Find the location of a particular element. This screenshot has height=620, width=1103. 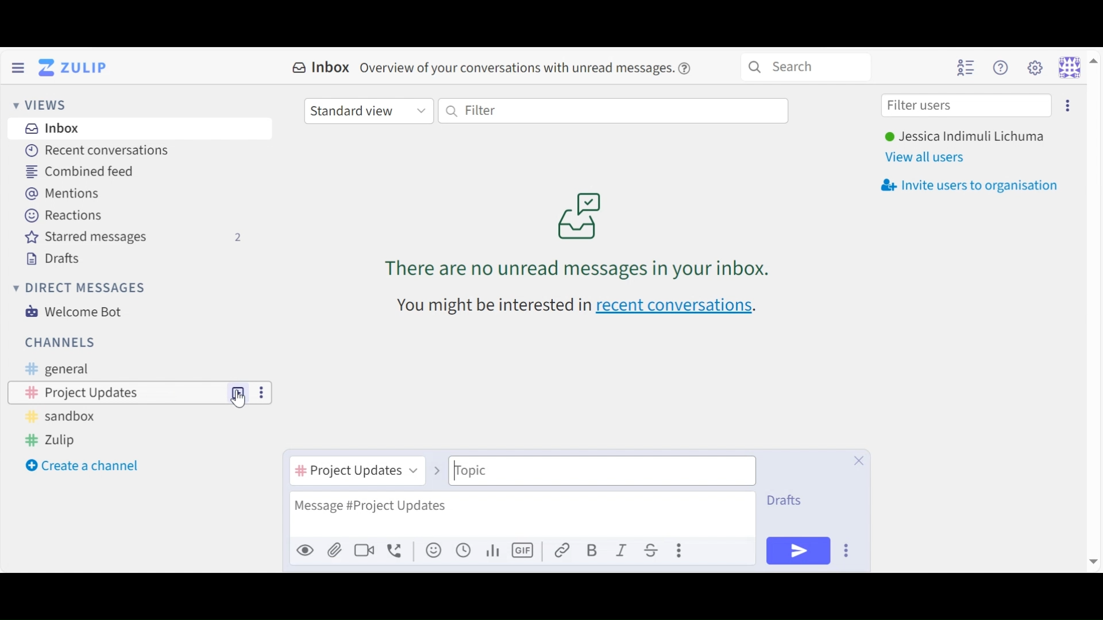

link is located at coordinates (562, 550).